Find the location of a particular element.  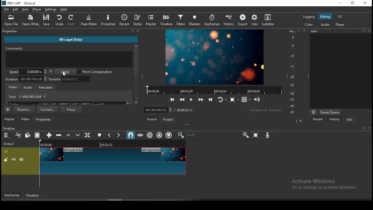

playback time is located at coordinates (212, 90).